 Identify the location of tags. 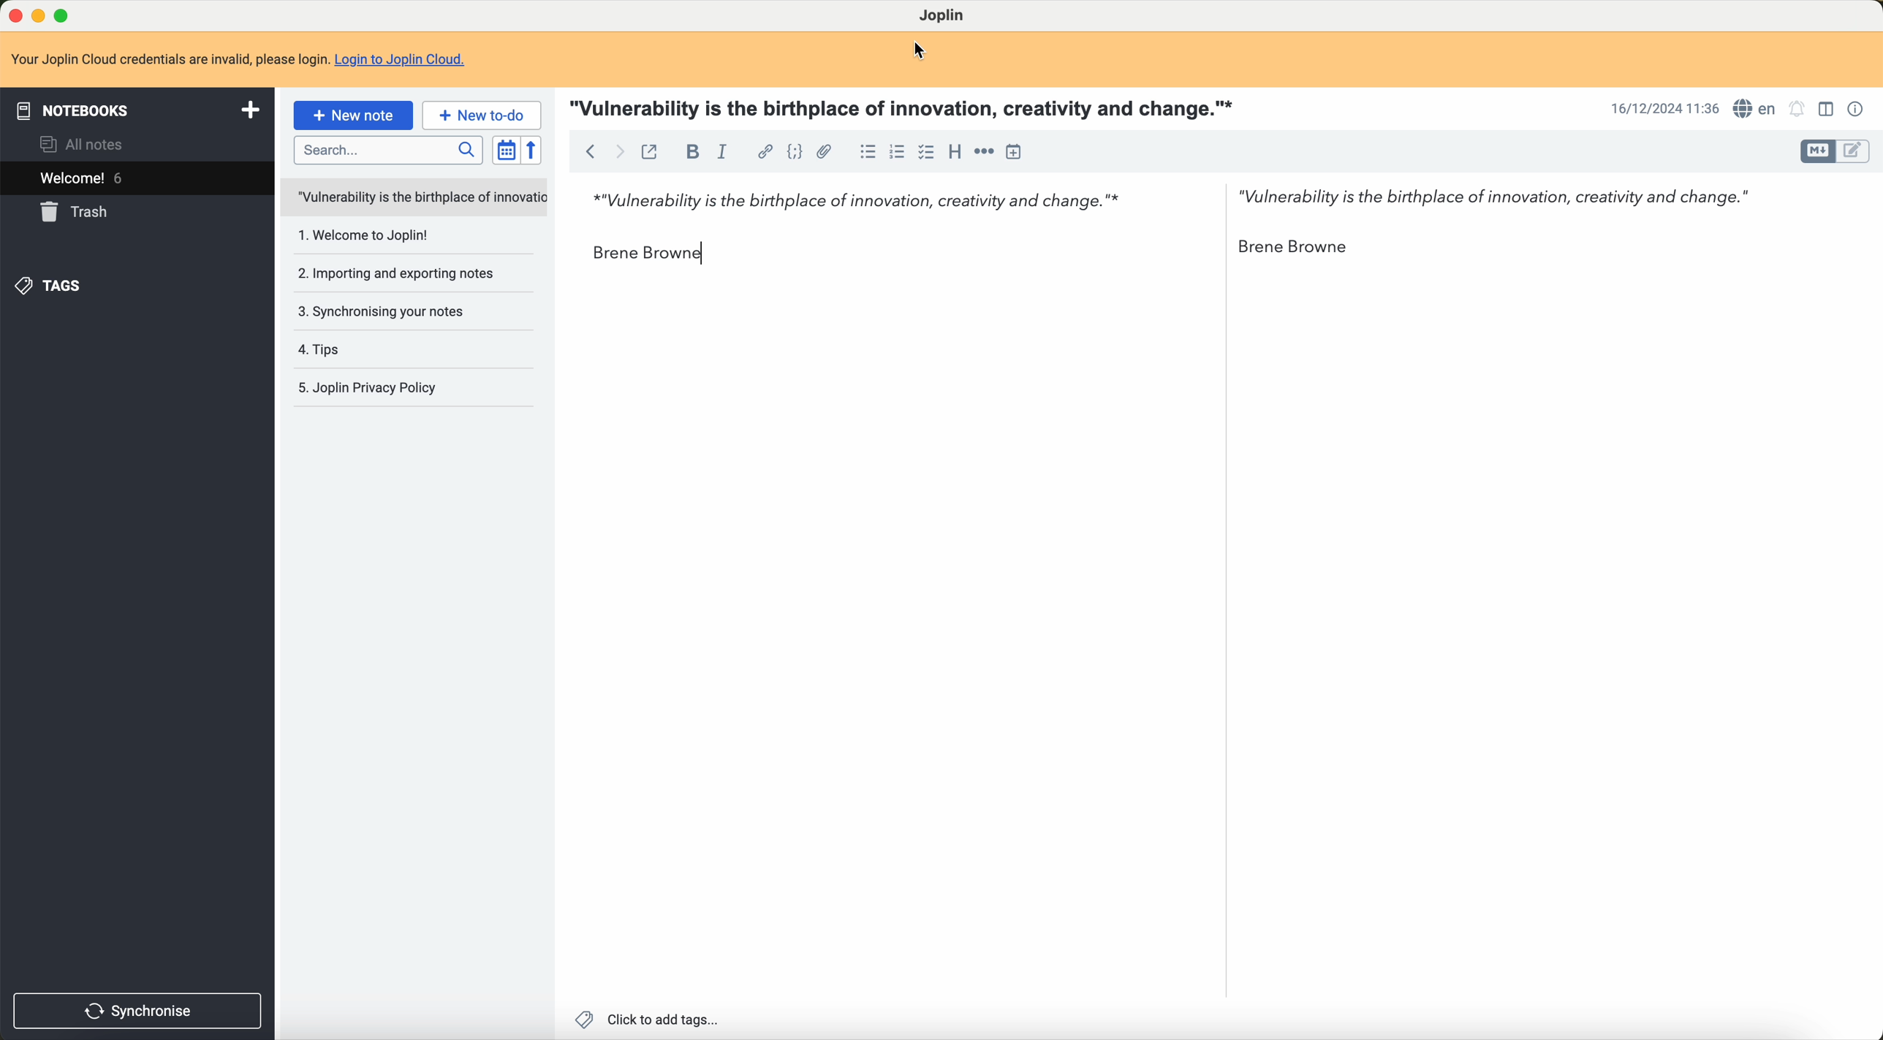
(54, 285).